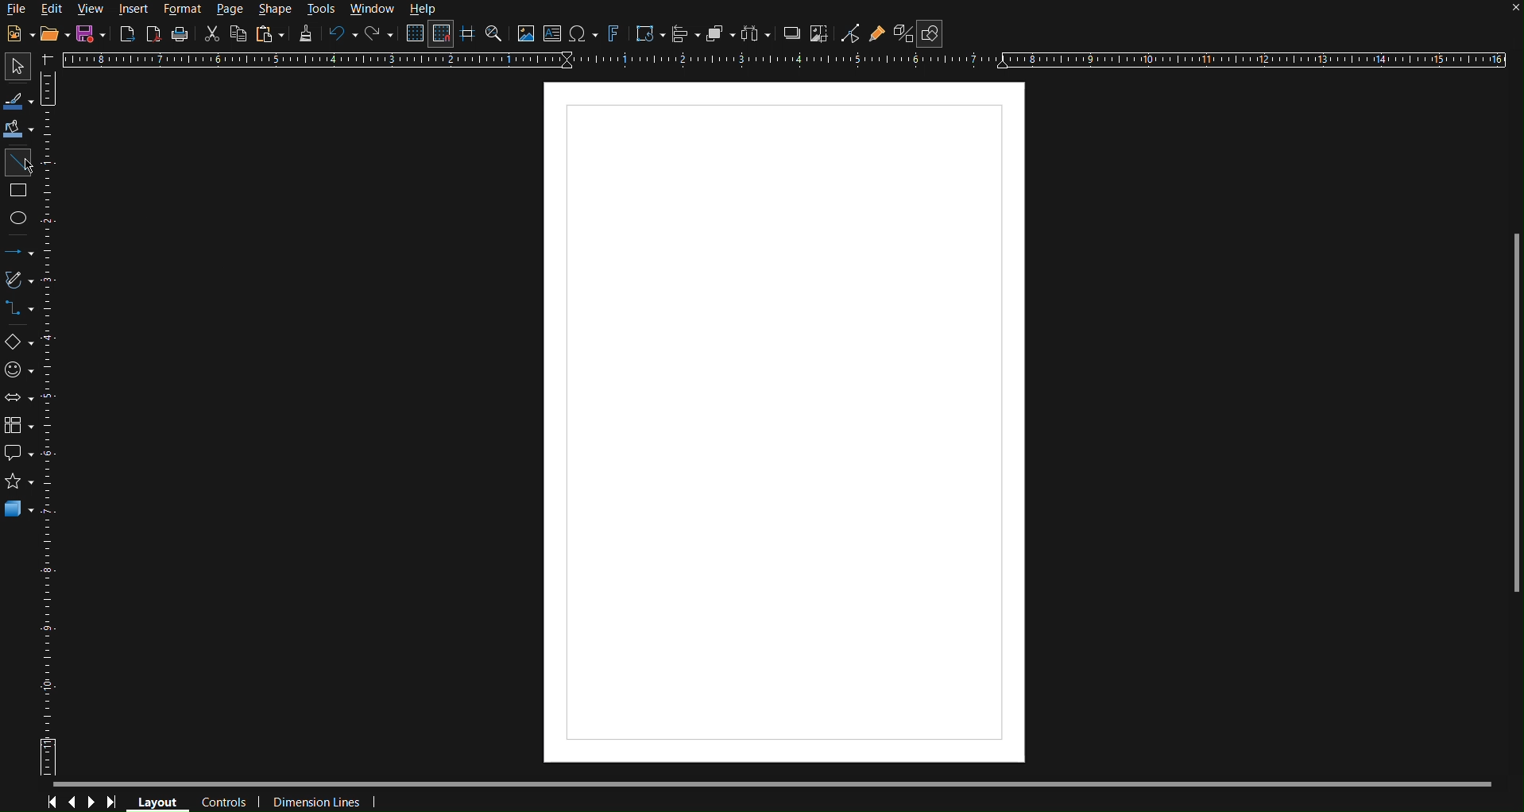 This screenshot has width=1524, height=812. What do you see at coordinates (791, 33) in the screenshot?
I see `Shadow` at bounding box center [791, 33].